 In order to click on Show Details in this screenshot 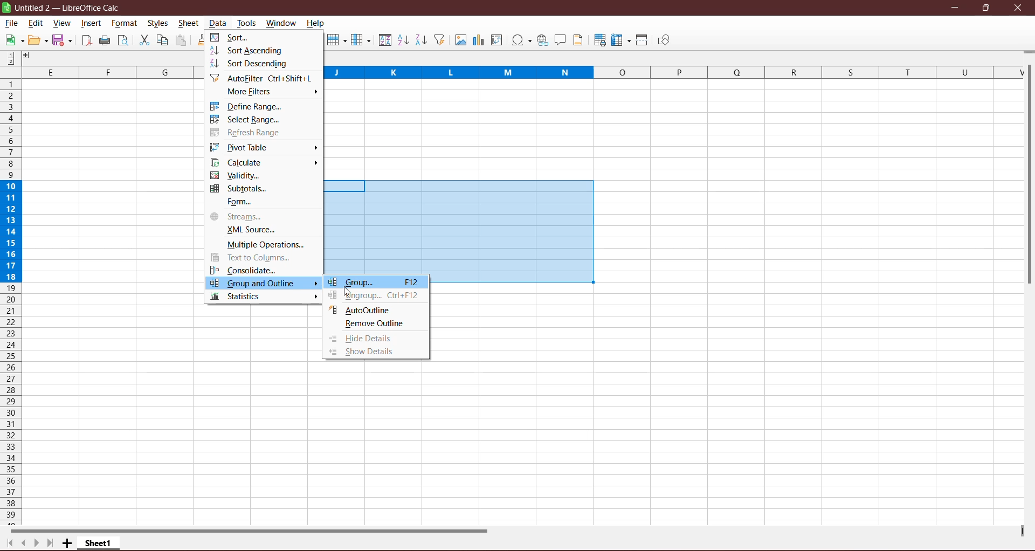, I will do `click(372, 352)`.